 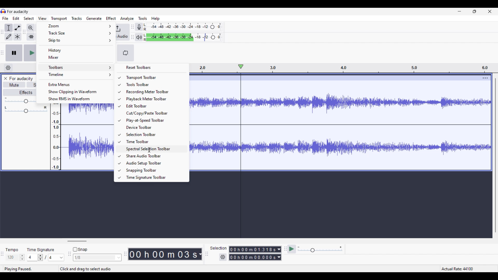 I want to click on Actual rate, so click(x=460, y=268).